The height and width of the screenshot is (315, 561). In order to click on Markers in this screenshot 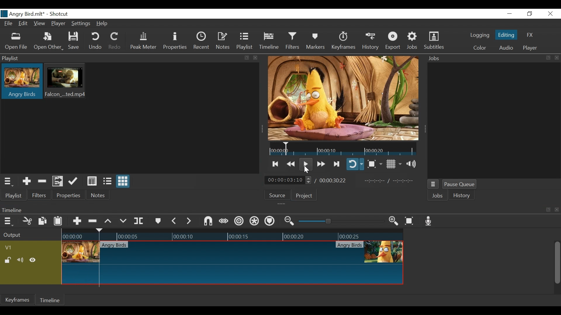, I will do `click(158, 220)`.